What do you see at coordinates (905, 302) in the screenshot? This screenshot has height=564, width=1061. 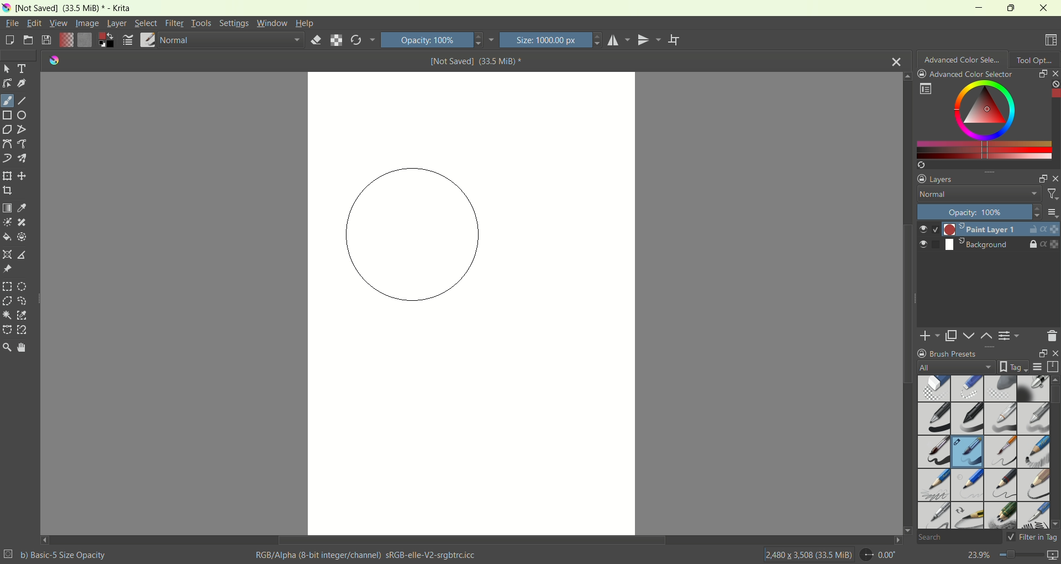 I see `vertical scroll bar` at bounding box center [905, 302].